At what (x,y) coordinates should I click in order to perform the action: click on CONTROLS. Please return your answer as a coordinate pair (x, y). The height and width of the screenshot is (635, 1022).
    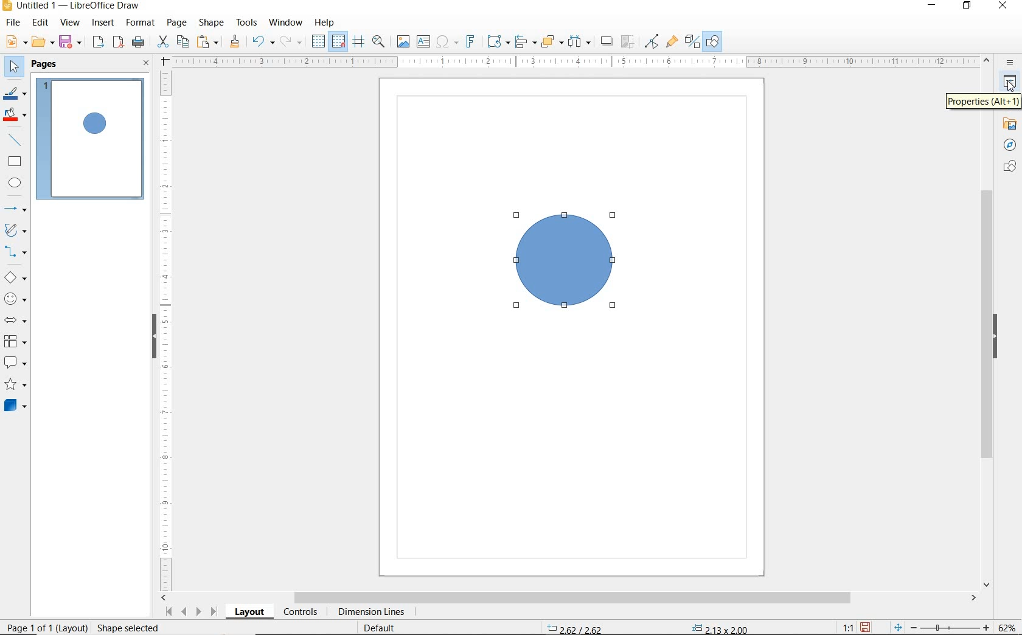
    Looking at the image, I should click on (302, 612).